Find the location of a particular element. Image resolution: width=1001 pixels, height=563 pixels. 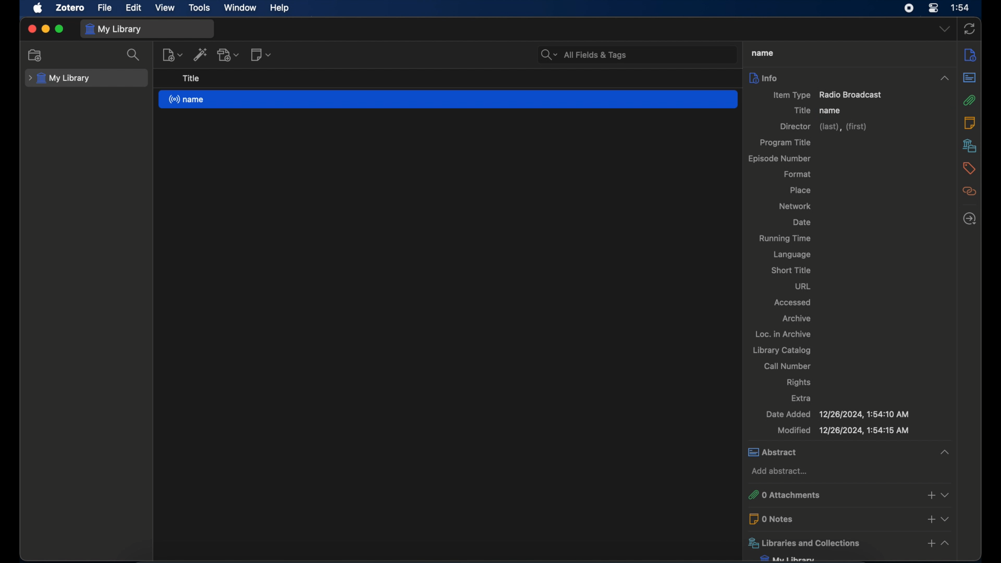

my library is located at coordinates (115, 29).